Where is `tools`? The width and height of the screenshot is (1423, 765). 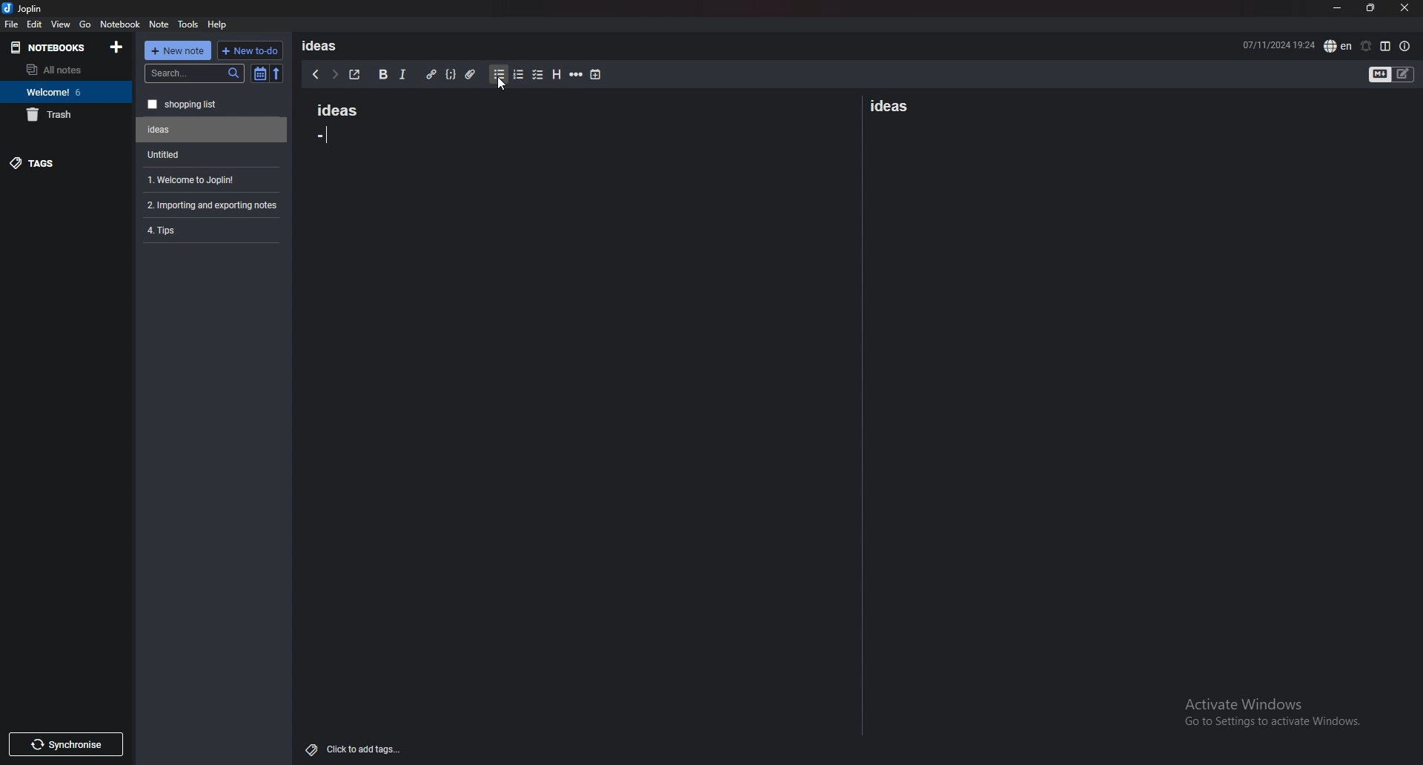
tools is located at coordinates (189, 24).